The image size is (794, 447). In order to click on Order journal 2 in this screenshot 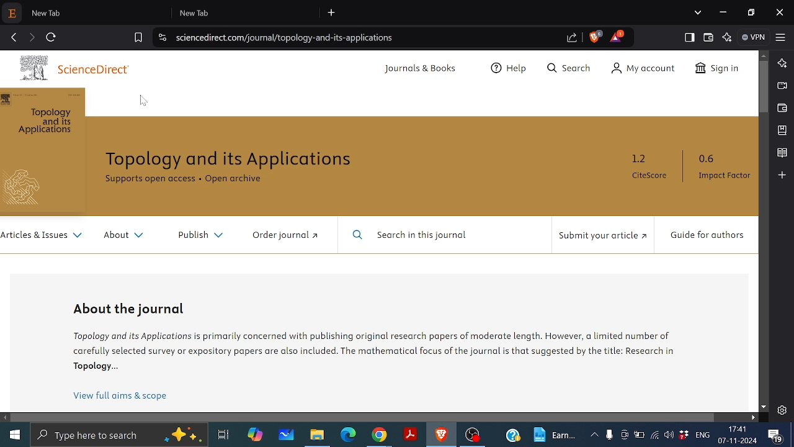, I will do `click(283, 235)`.